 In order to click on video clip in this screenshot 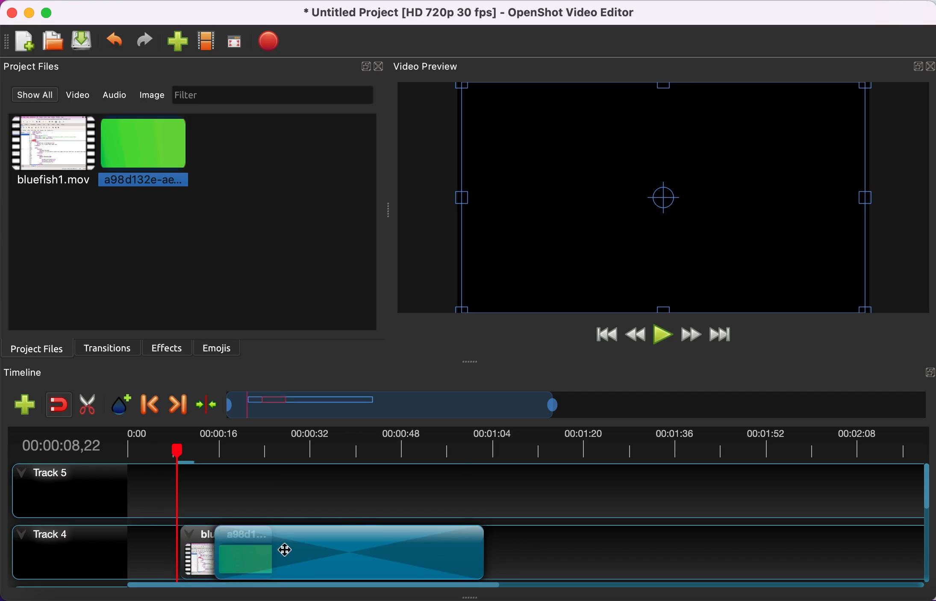, I will do `click(186, 552)`.